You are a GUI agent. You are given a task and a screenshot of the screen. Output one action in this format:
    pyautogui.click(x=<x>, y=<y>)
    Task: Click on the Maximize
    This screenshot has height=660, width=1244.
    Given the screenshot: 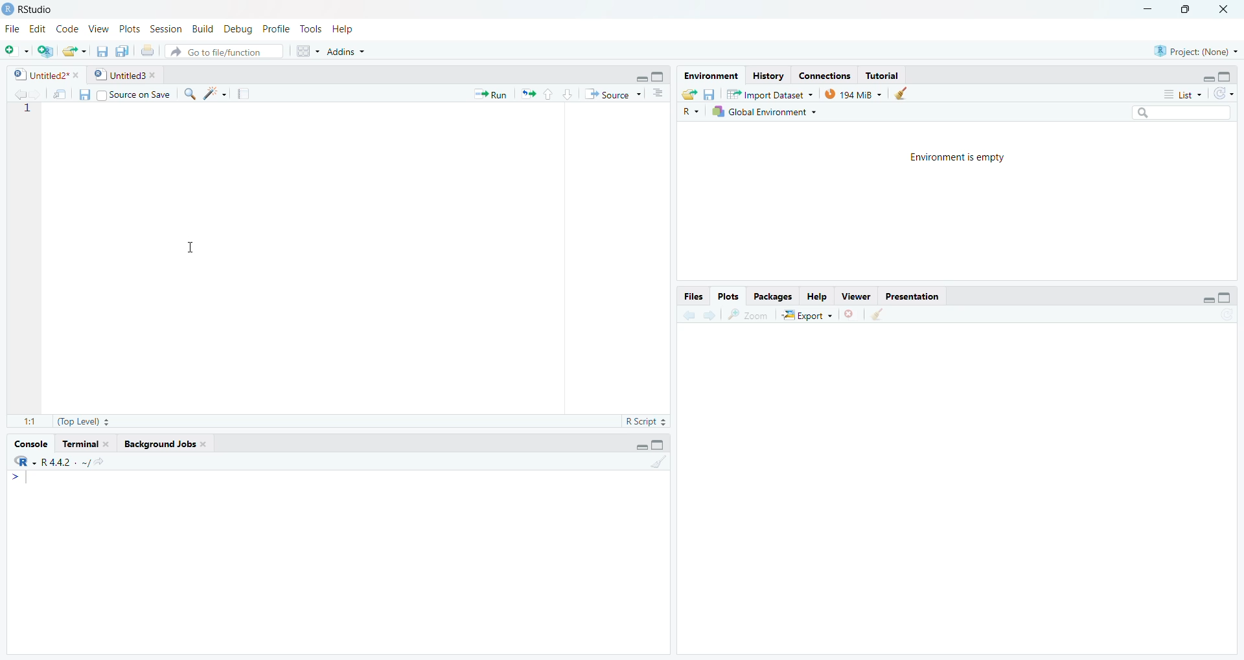 What is the action you would take?
    pyautogui.click(x=659, y=76)
    